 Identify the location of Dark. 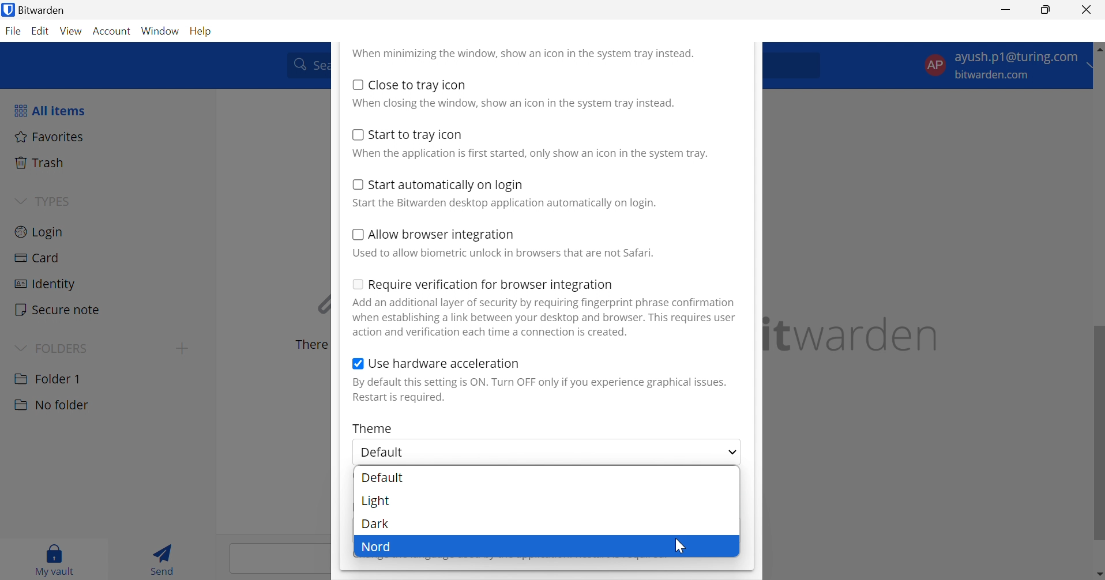
(377, 523).